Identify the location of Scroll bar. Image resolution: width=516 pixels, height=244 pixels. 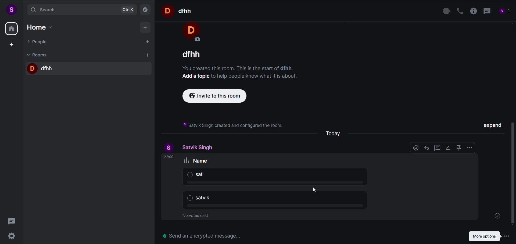
(513, 124).